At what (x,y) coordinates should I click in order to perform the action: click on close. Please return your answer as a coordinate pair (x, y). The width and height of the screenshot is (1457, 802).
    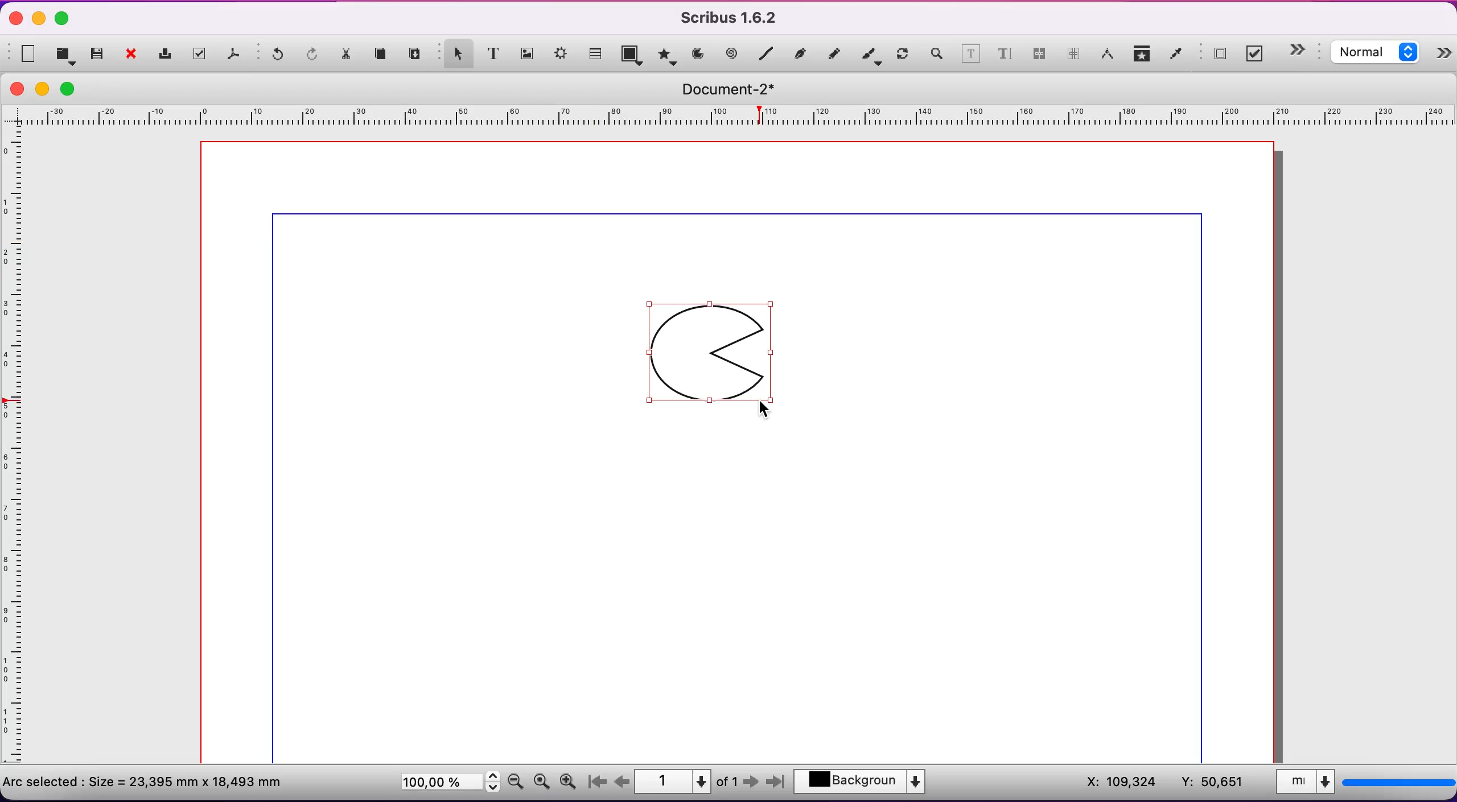
    Looking at the image, I should click on (13, 20).